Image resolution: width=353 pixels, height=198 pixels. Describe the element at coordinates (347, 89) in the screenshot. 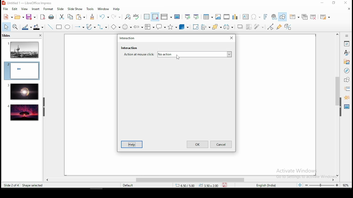

I see `slide transition` at that location.